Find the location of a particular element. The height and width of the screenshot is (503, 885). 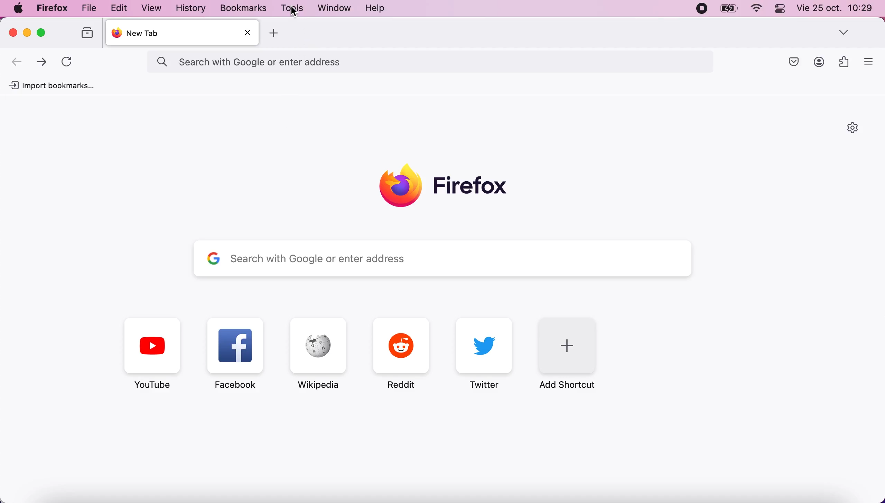

More option is located at coordinates (869, 61).